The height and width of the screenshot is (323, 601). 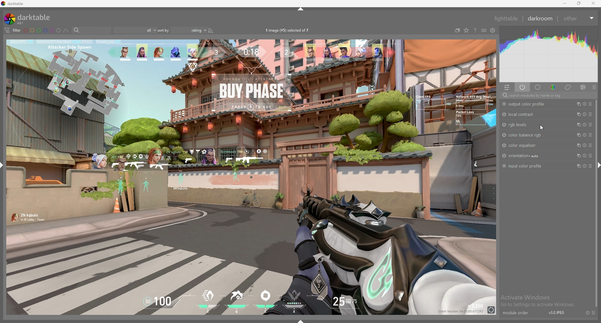 I want to click on presets, so click(x=594, y=87).